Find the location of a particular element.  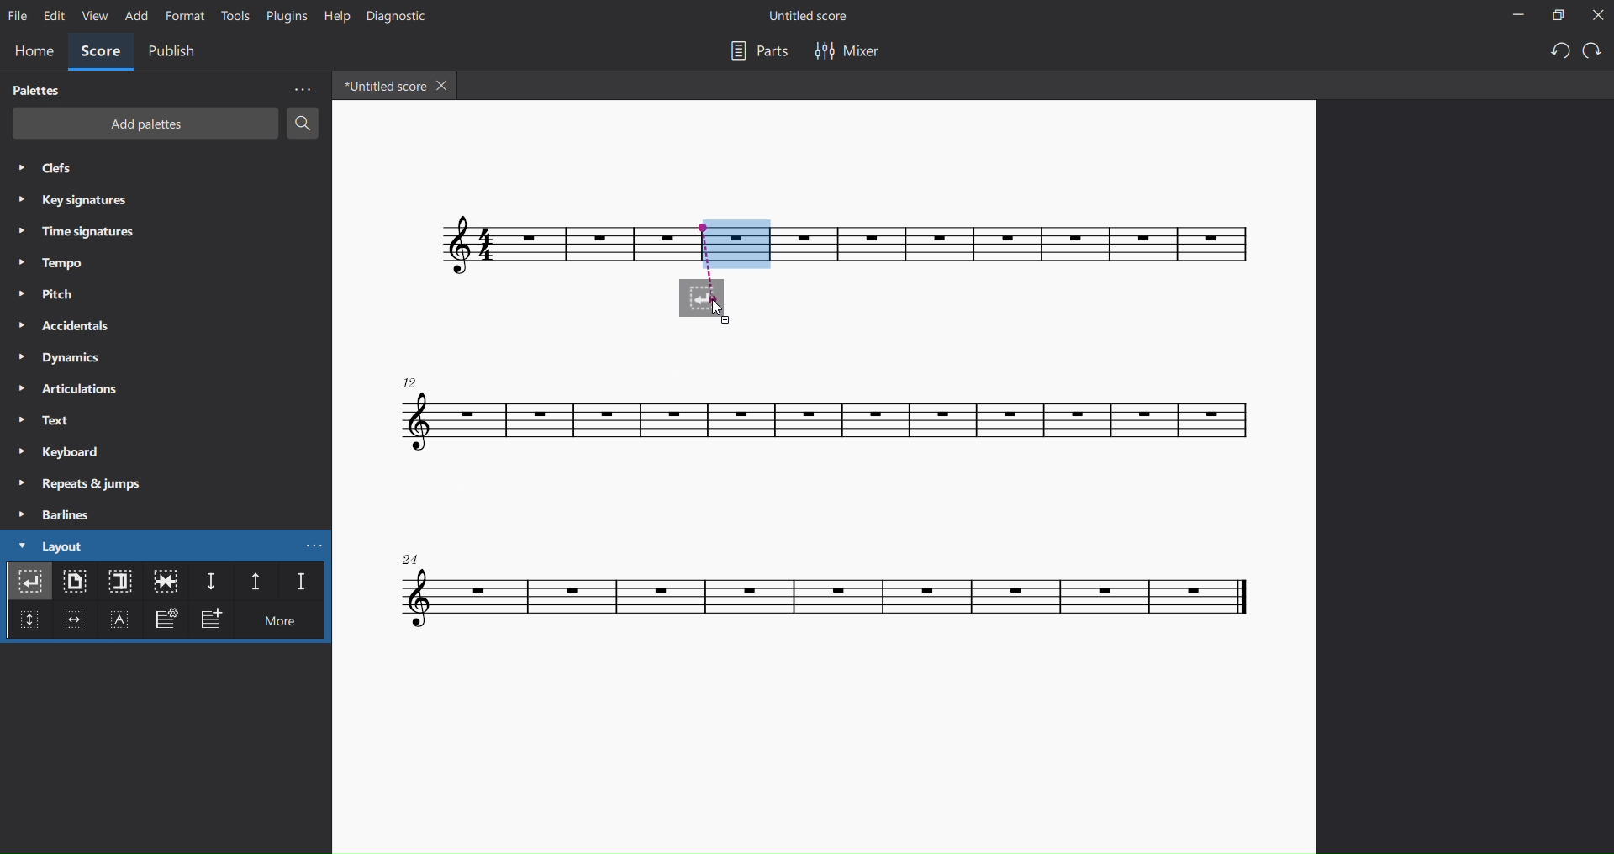

articulations is located at coordinates (68, 389).